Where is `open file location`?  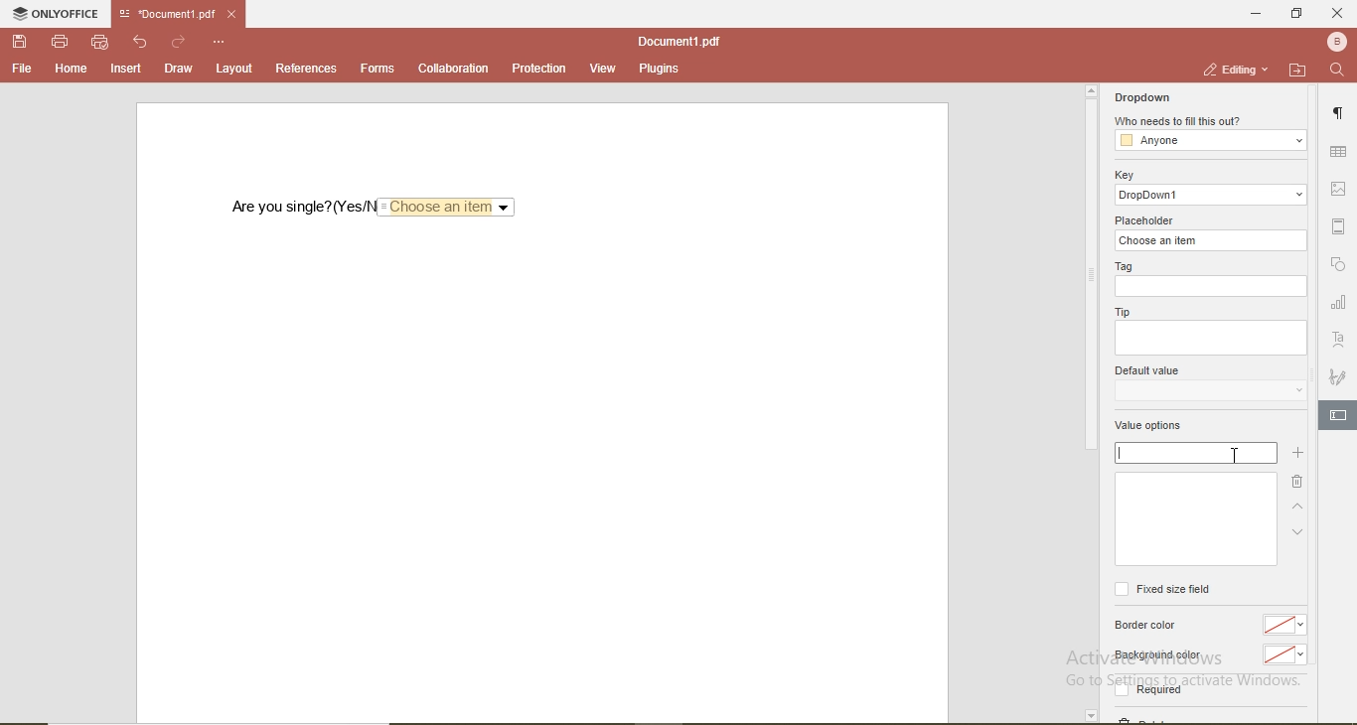
open file location is located at coordinates (1298, 71).